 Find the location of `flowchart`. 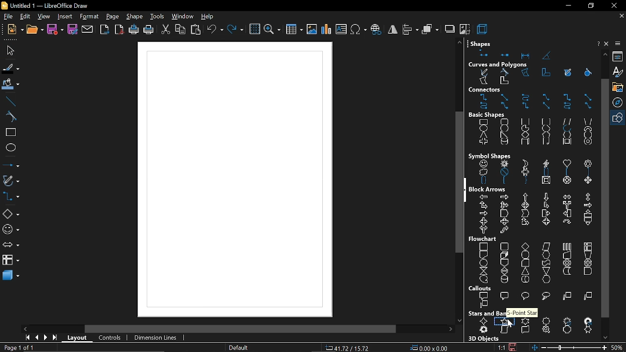

flowchart is located at coordinates (535, 263).